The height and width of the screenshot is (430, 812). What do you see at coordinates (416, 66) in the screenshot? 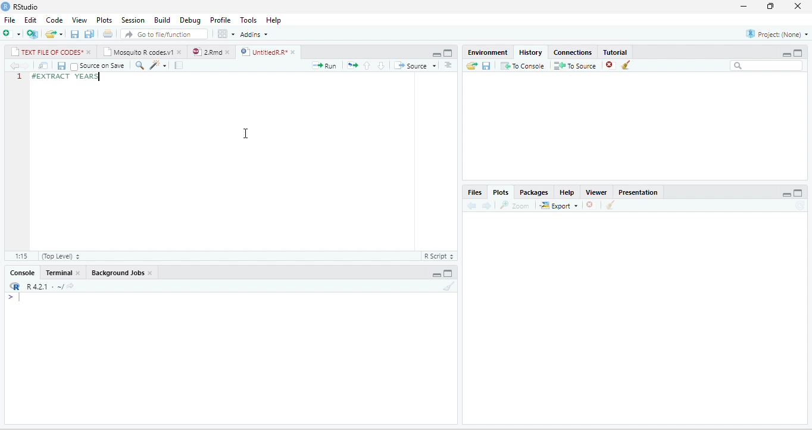
I see `Source` at bounding box center [416, 66].